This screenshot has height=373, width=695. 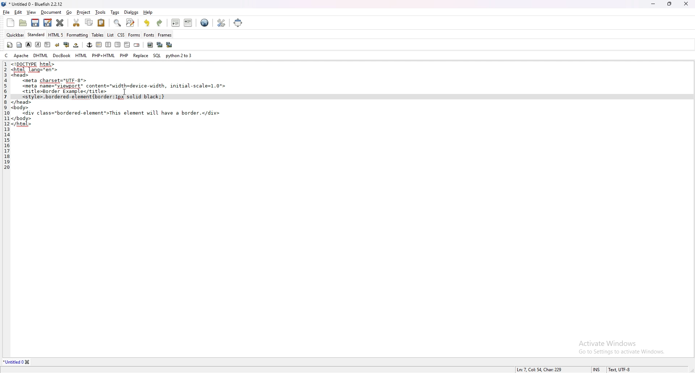 I want to click on Ln: 7, Col: 54, Char: 229, so click(x=539, y=369).